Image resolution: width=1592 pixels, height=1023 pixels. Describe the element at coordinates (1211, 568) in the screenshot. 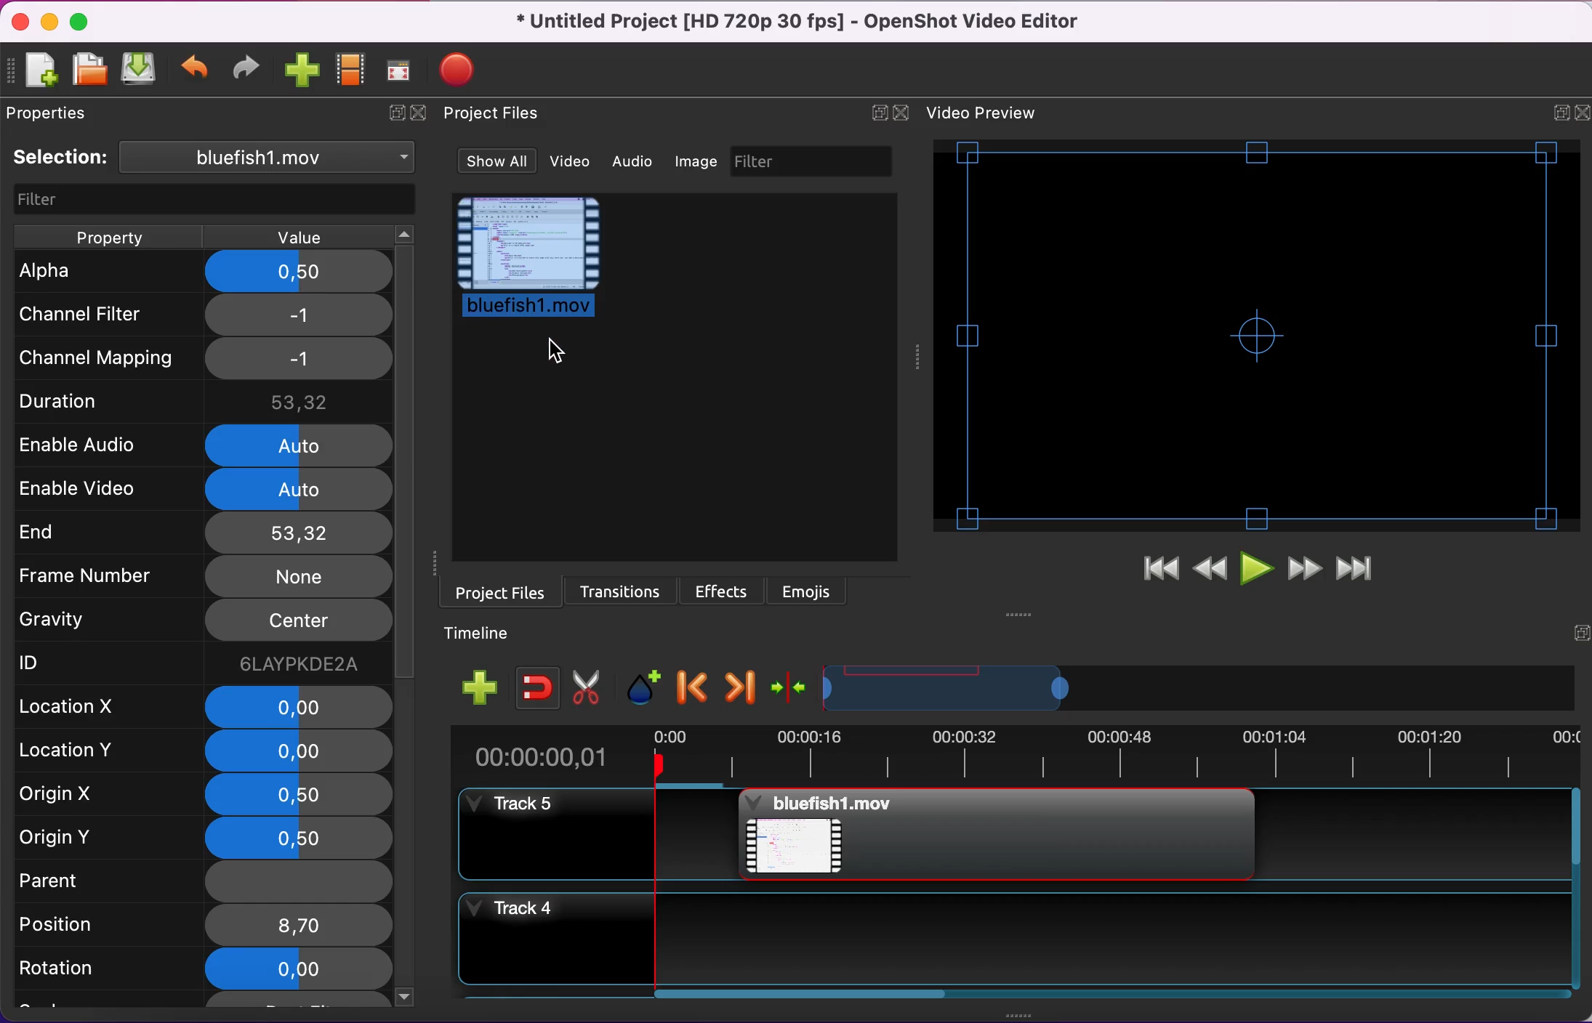

I see `rewind` at that location.